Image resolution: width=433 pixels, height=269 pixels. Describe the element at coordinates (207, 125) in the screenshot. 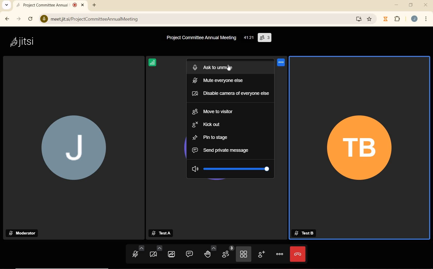

I see `KICK OUT` at that location.